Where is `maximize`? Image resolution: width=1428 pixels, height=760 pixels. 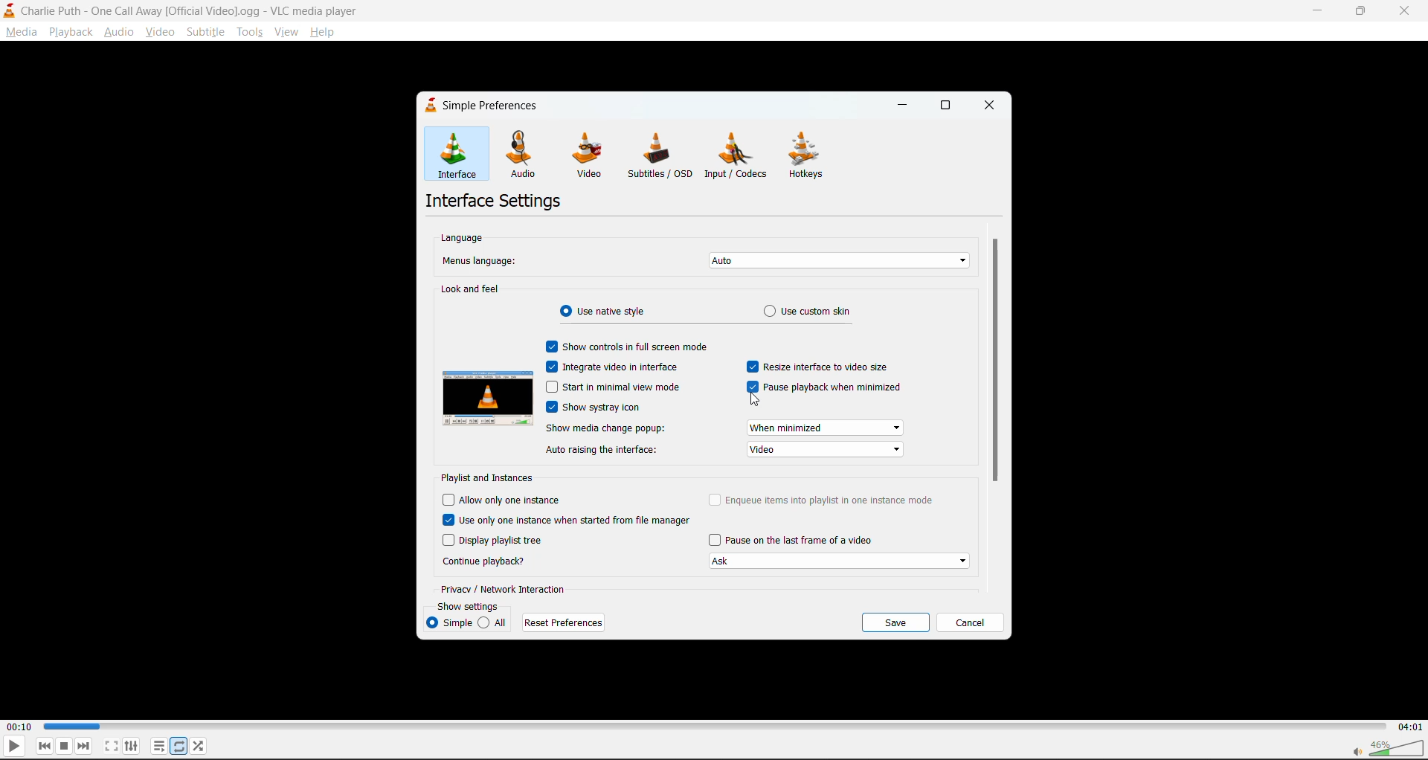 maximize is located at coordinates (950, 109).